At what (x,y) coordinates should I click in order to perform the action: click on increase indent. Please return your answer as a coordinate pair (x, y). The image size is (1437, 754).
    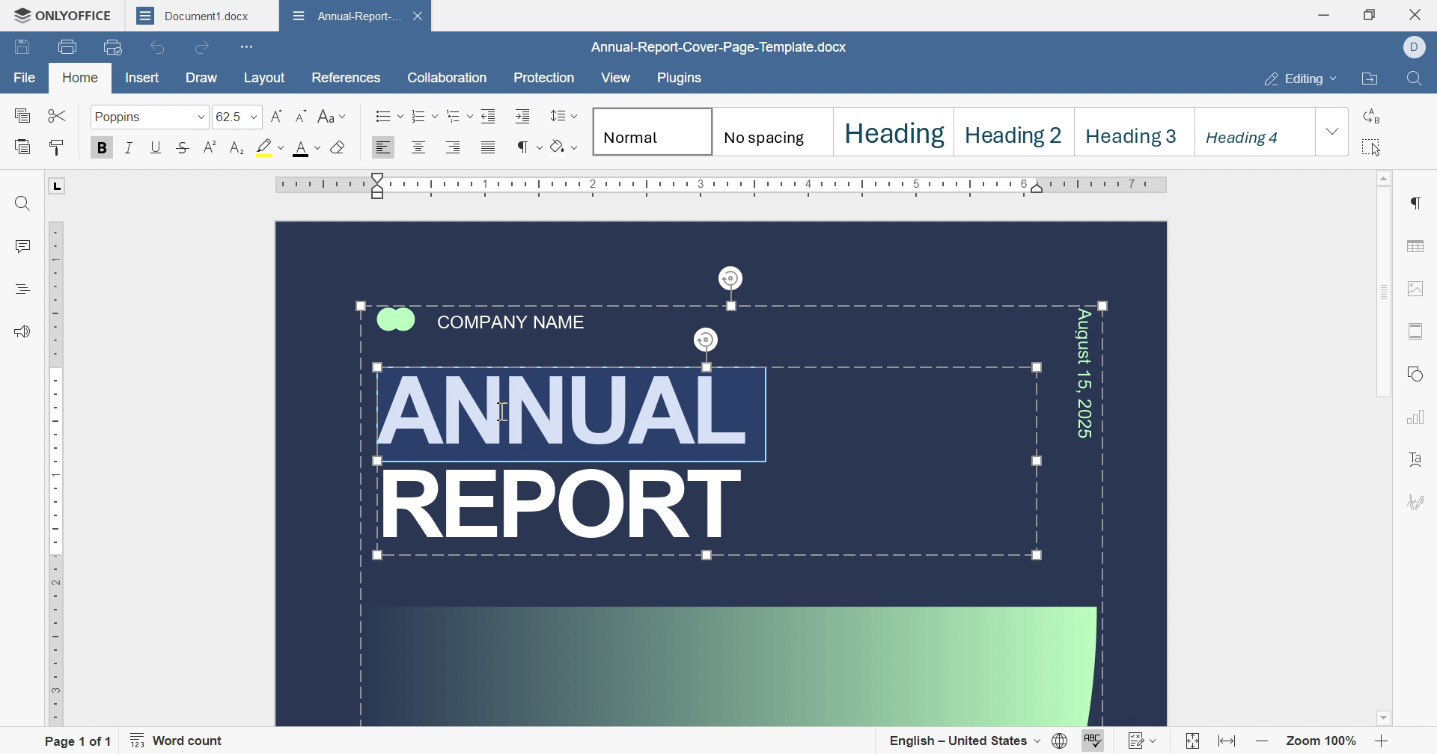
    Looking at the image, I should click on (522, 115).